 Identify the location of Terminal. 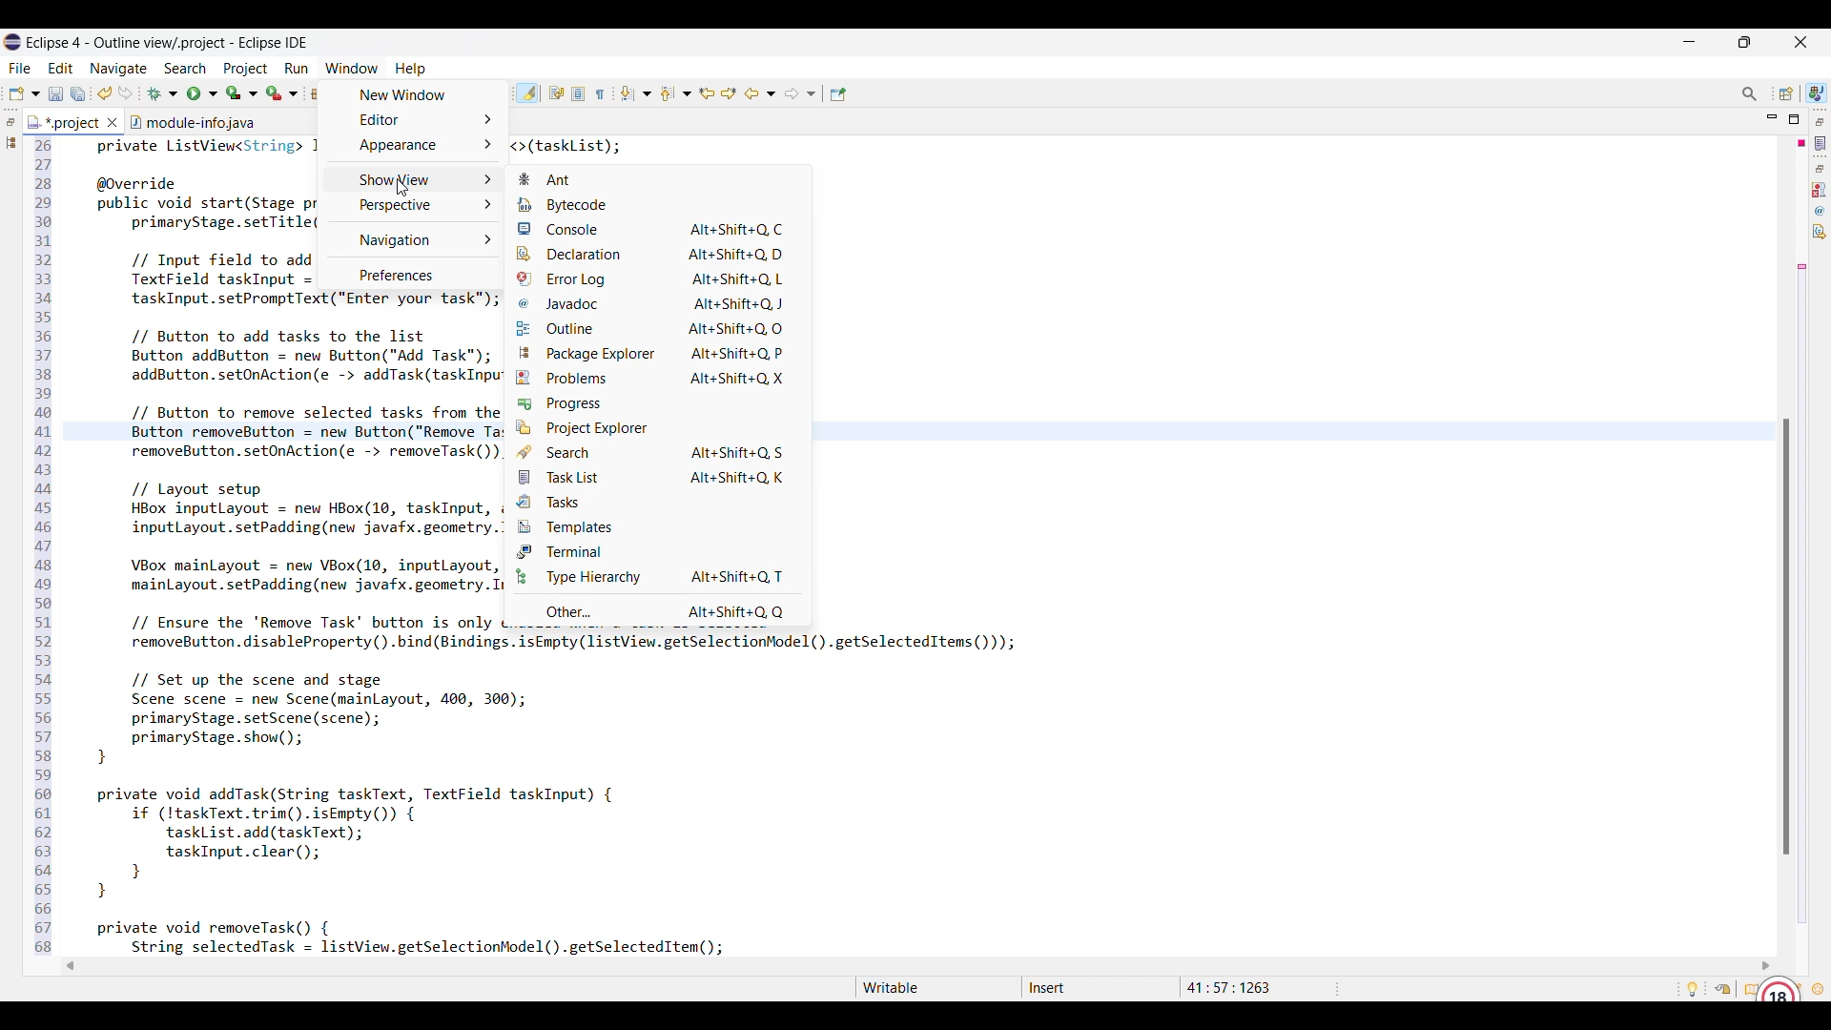
(657, 551).